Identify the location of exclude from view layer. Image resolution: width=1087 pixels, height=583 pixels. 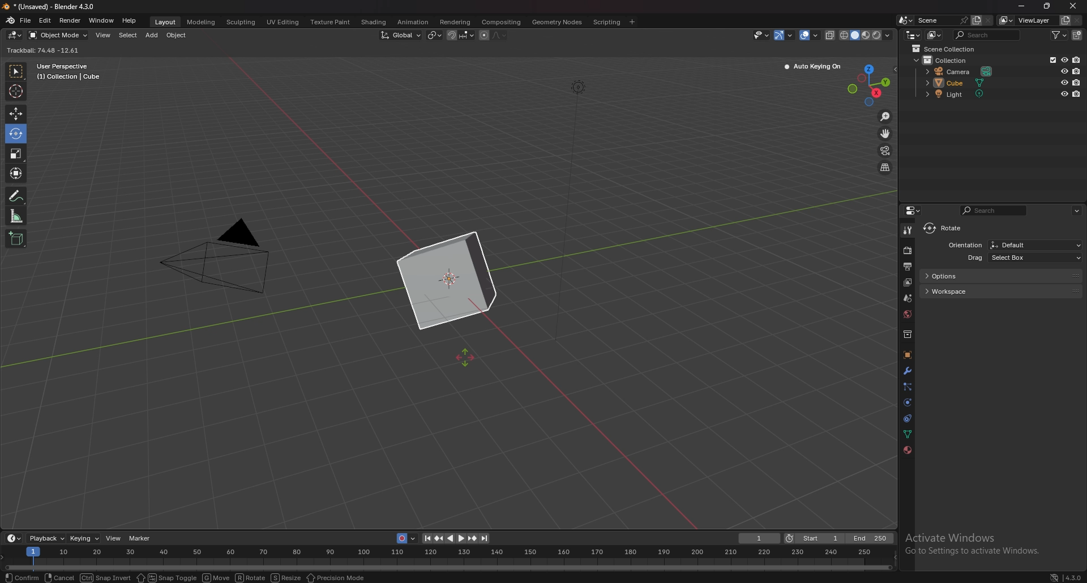
(1051, 59).